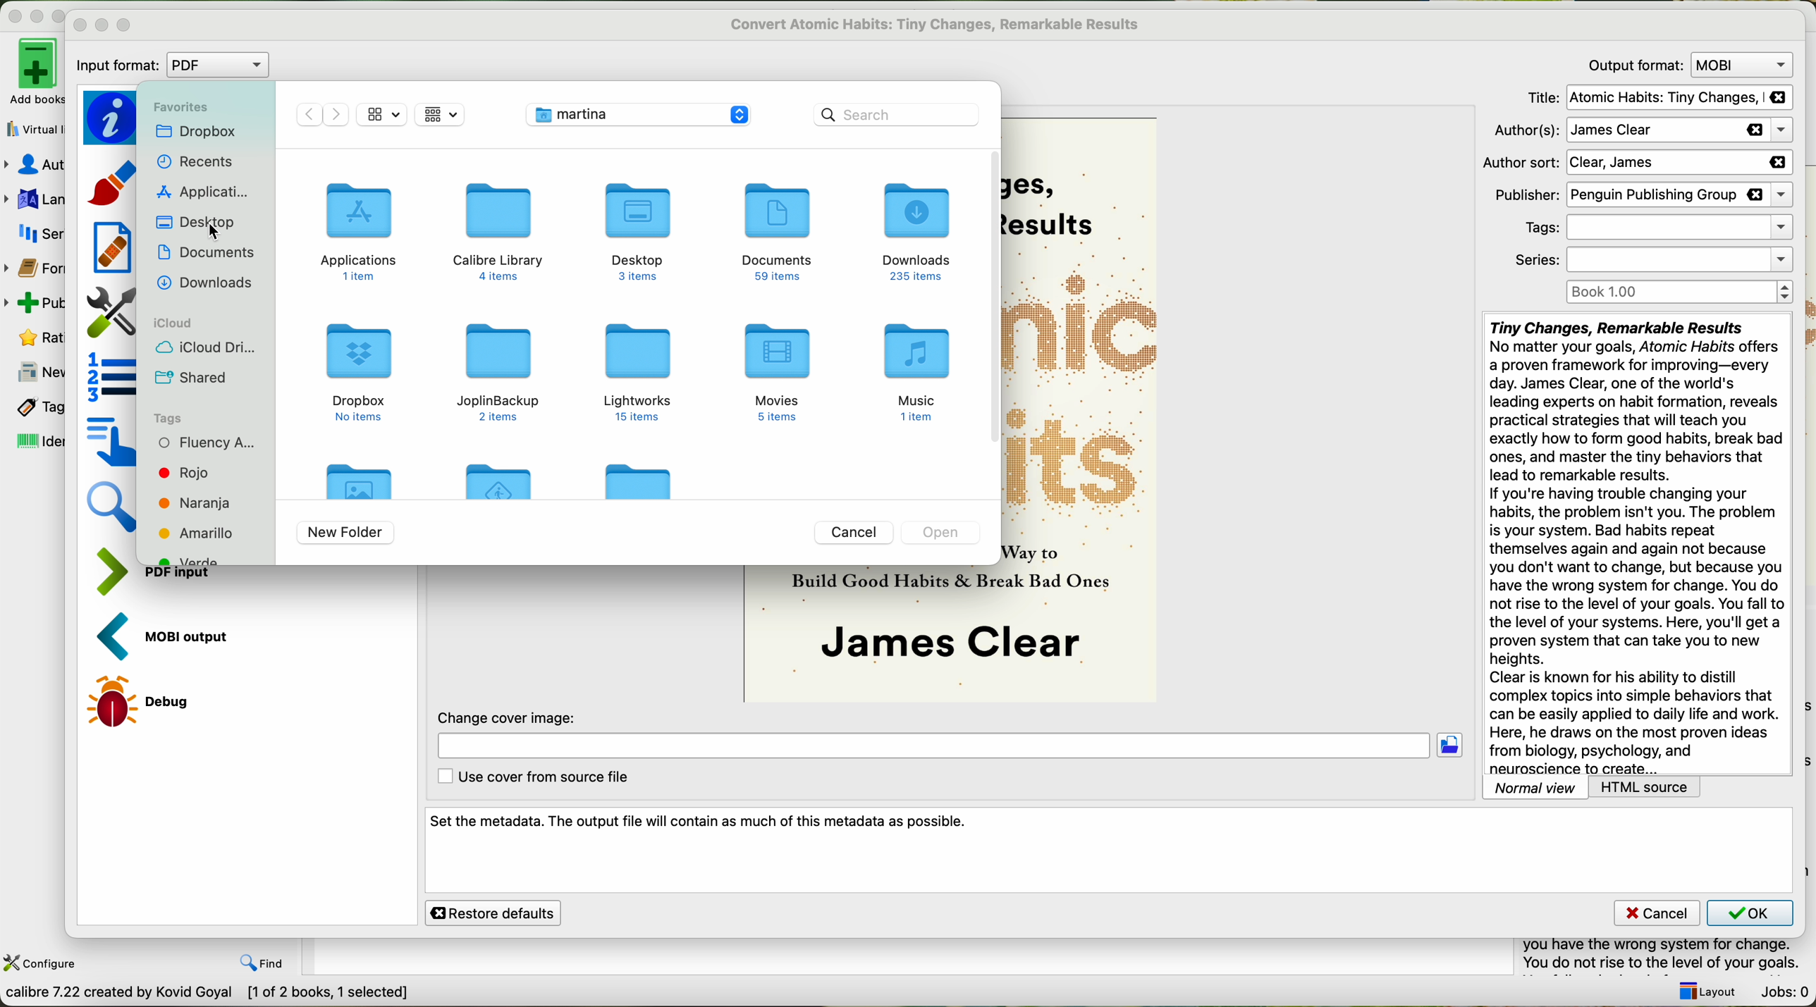  What do you see at coordinates (358, 226) in the screenshot?
I see `application folder` at bounding box center [358, 226].